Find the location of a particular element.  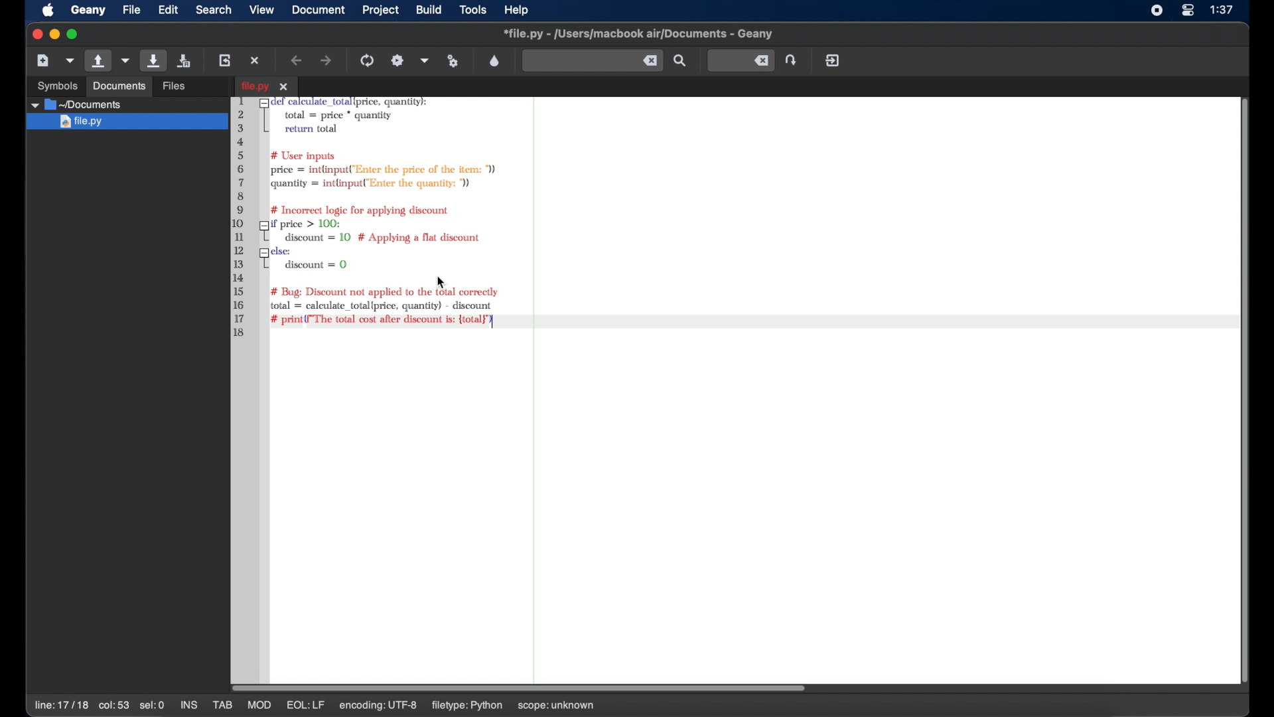

ins is located at coordinates (188, 704).